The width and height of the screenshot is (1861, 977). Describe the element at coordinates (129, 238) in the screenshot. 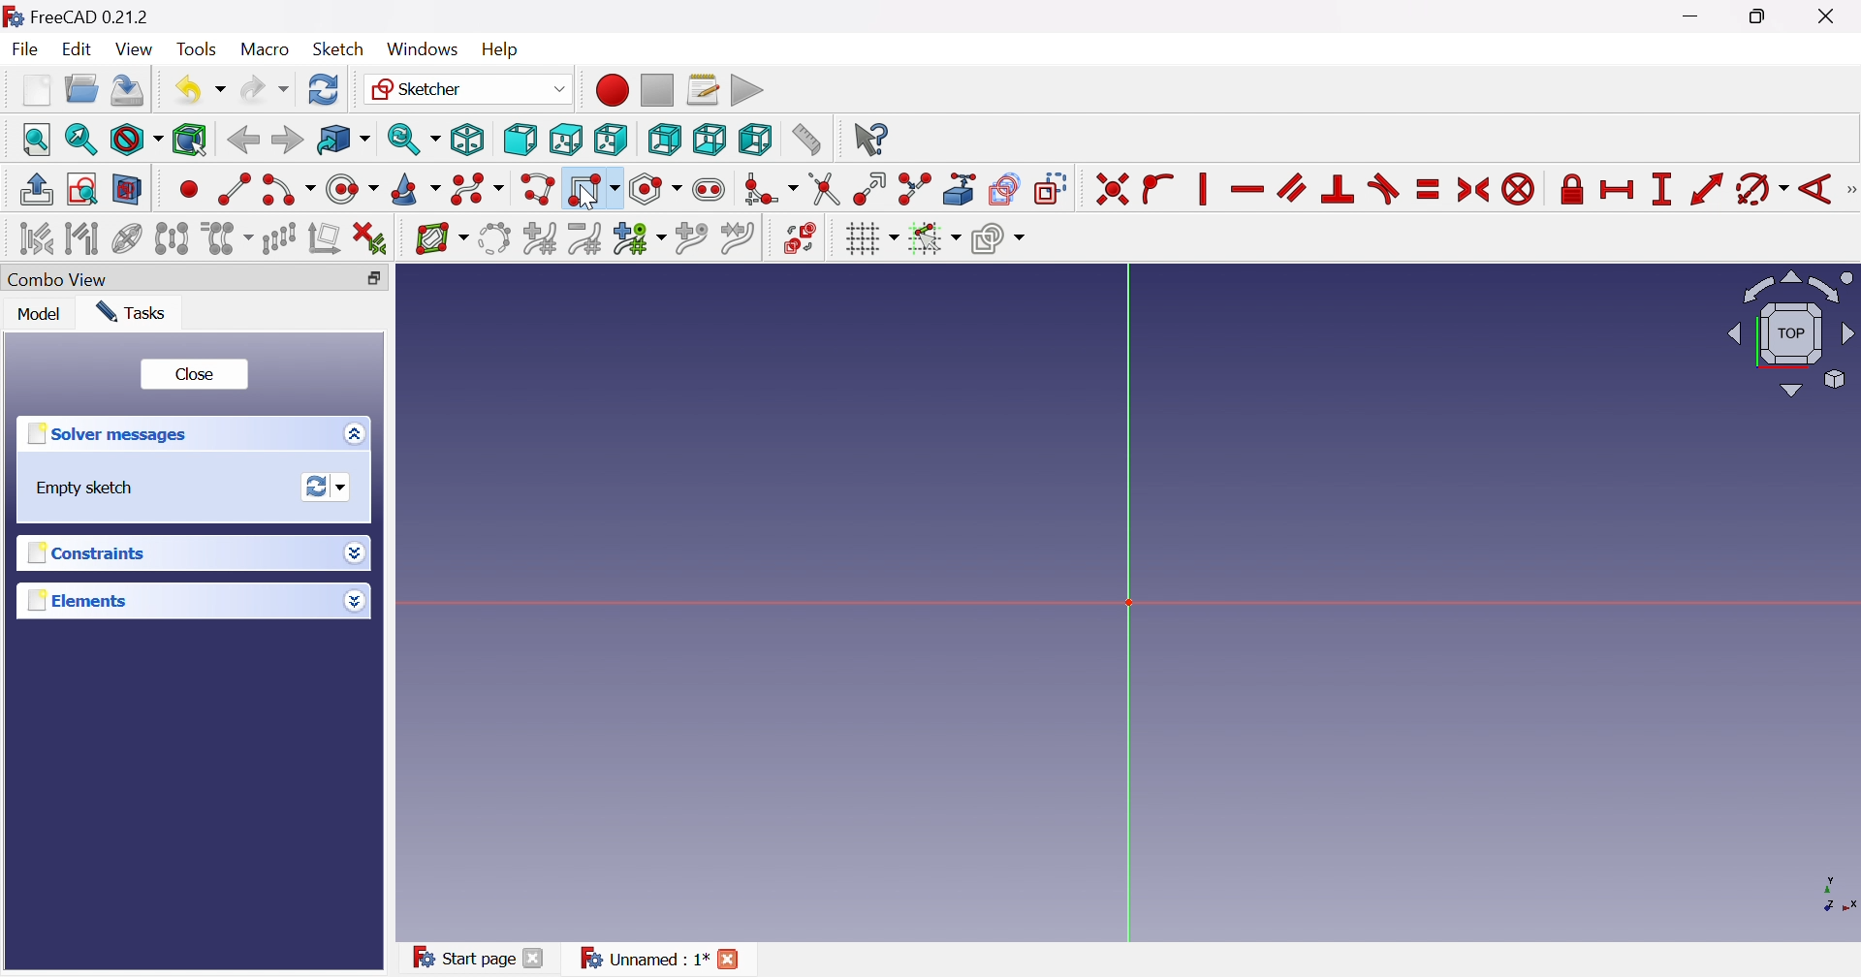

I see `Show/hide internal geometry` at that location.